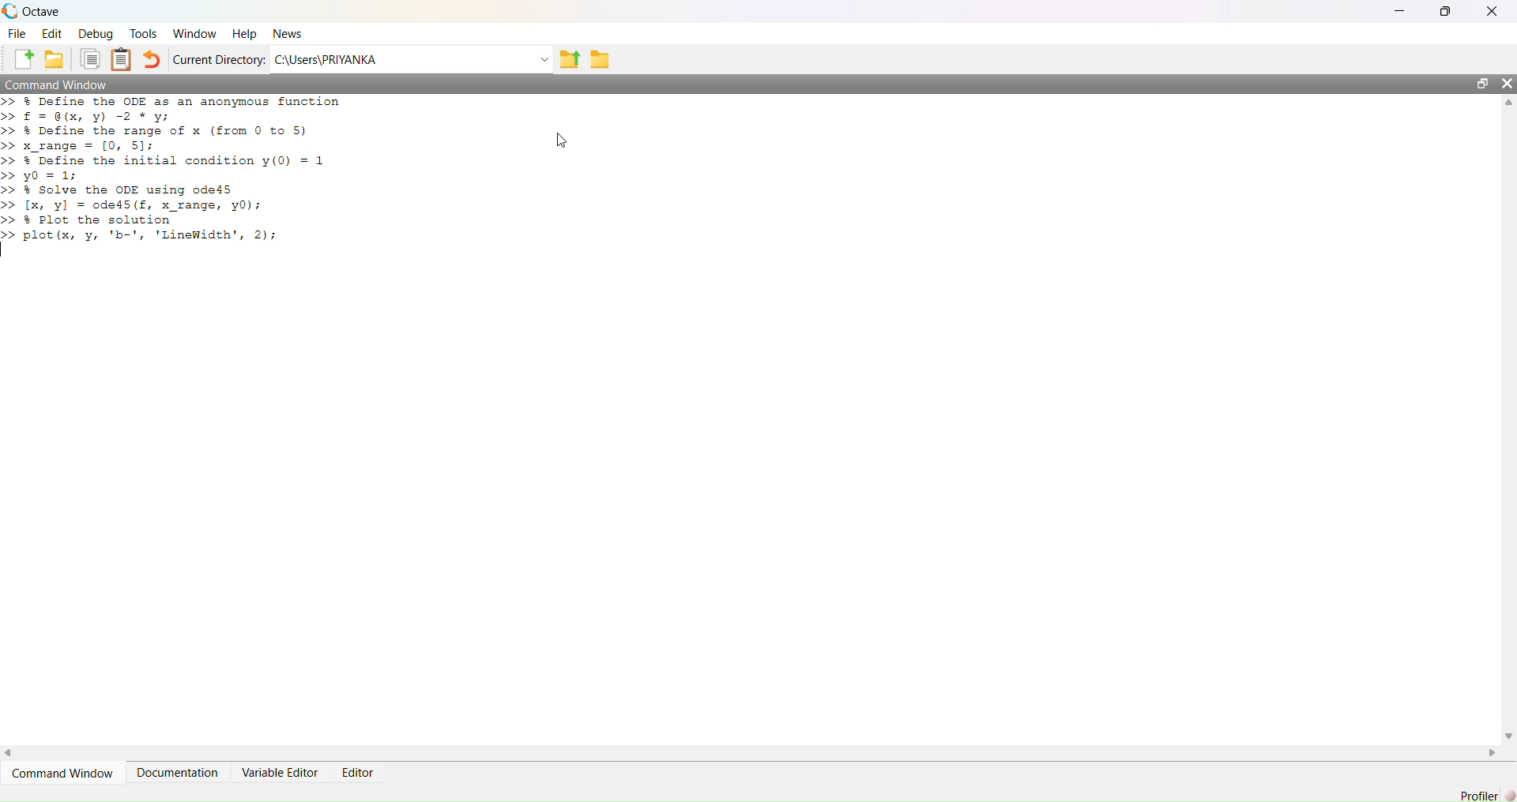  Describe the element at coordinates (279, 773) in the screenshot. I see `Variable Editor` at that location.